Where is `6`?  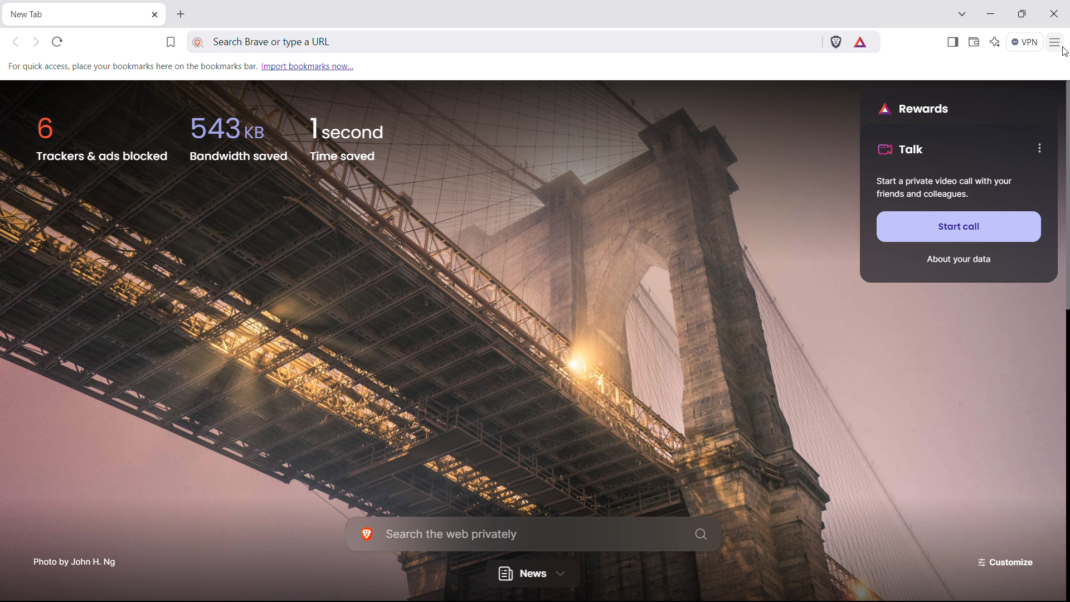 6 is located at coordinates (46, 126).